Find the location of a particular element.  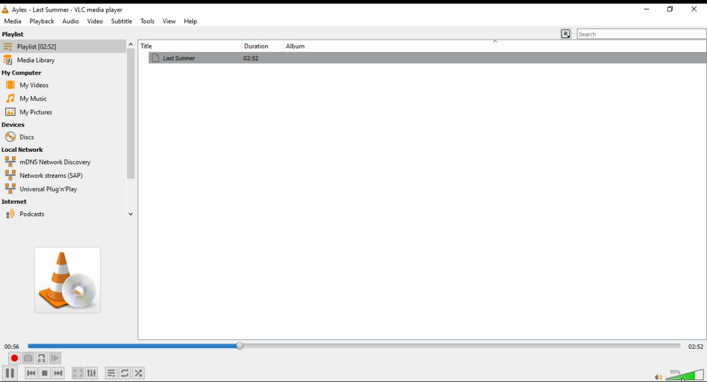

seek bar is located at coordinates (351, 346).